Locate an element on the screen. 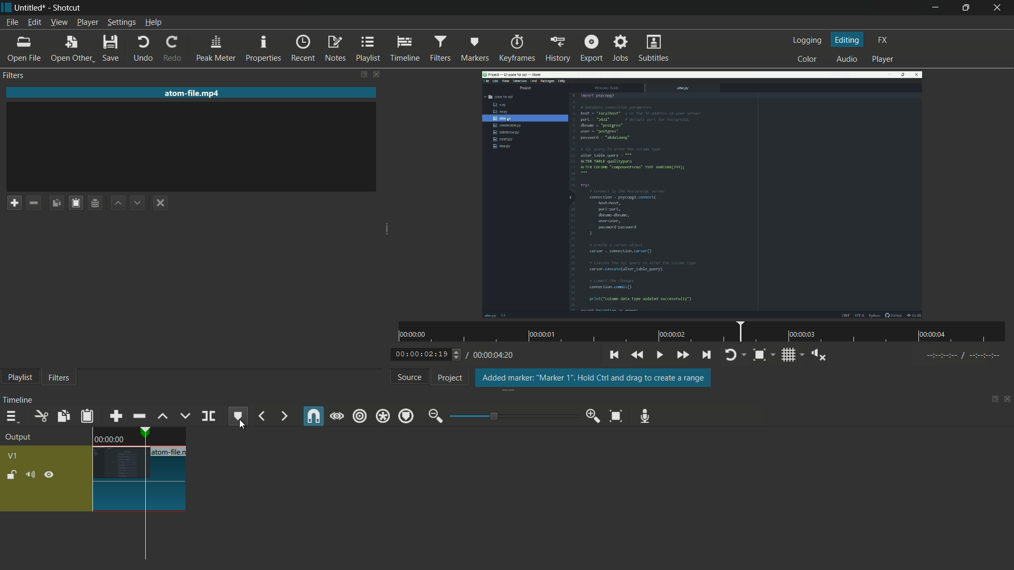 Image resolution: width=1014 pixels, height=570 pixels. v1 is located at coordinates (13, 457).